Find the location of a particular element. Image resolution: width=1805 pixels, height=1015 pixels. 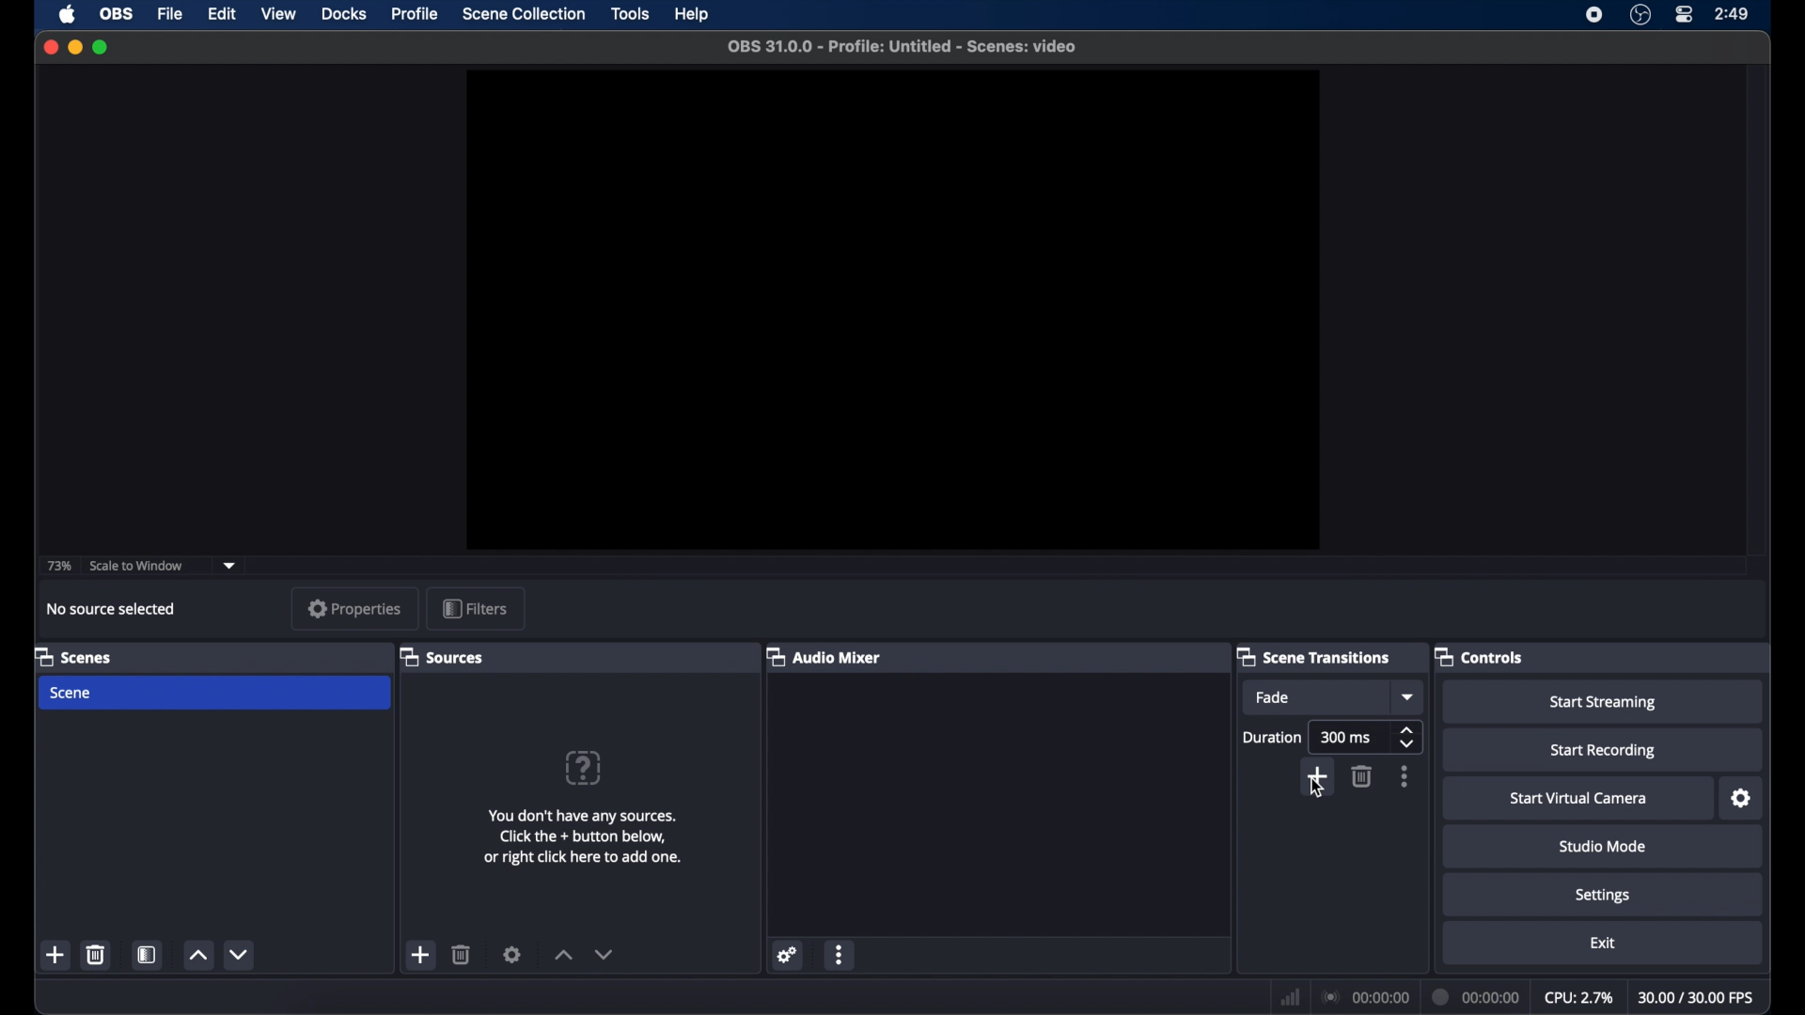

time is located at coordinates (1734, 14).